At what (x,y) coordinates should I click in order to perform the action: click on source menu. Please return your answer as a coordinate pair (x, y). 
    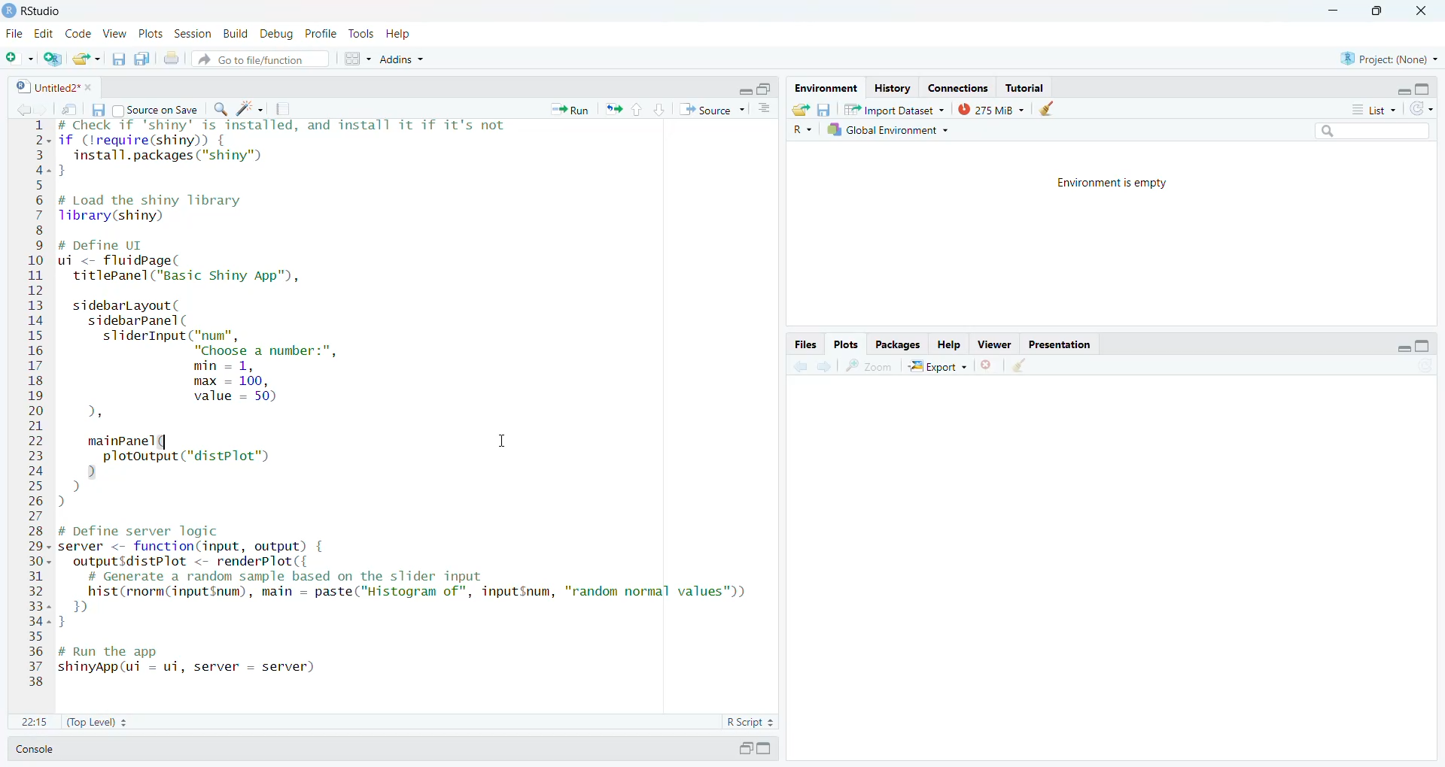
    Looking at the image, I should click on (712, 110).